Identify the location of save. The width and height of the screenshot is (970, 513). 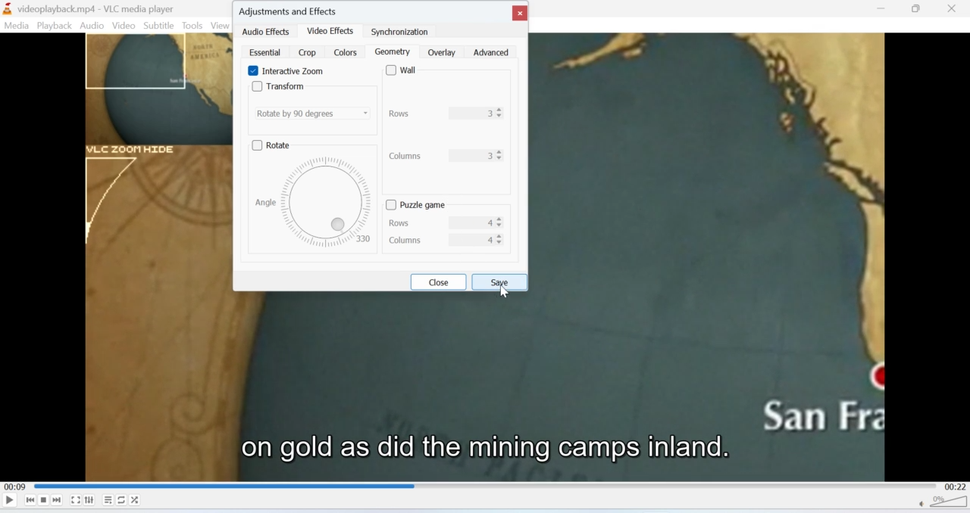
(500, 282).